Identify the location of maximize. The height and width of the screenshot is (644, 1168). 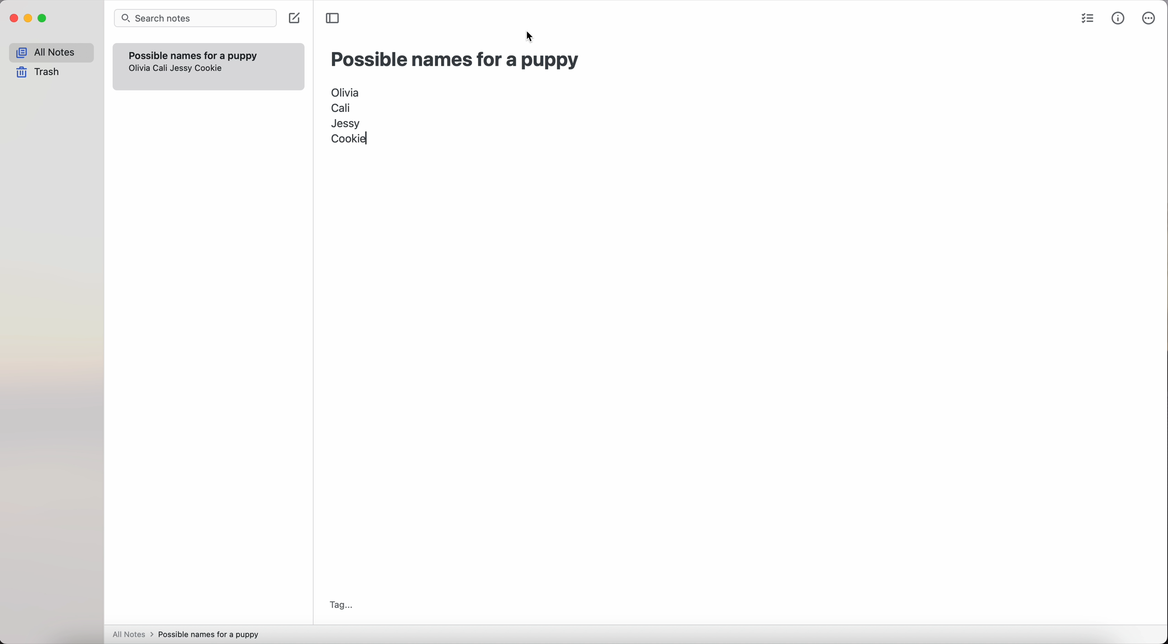
(43, 19).